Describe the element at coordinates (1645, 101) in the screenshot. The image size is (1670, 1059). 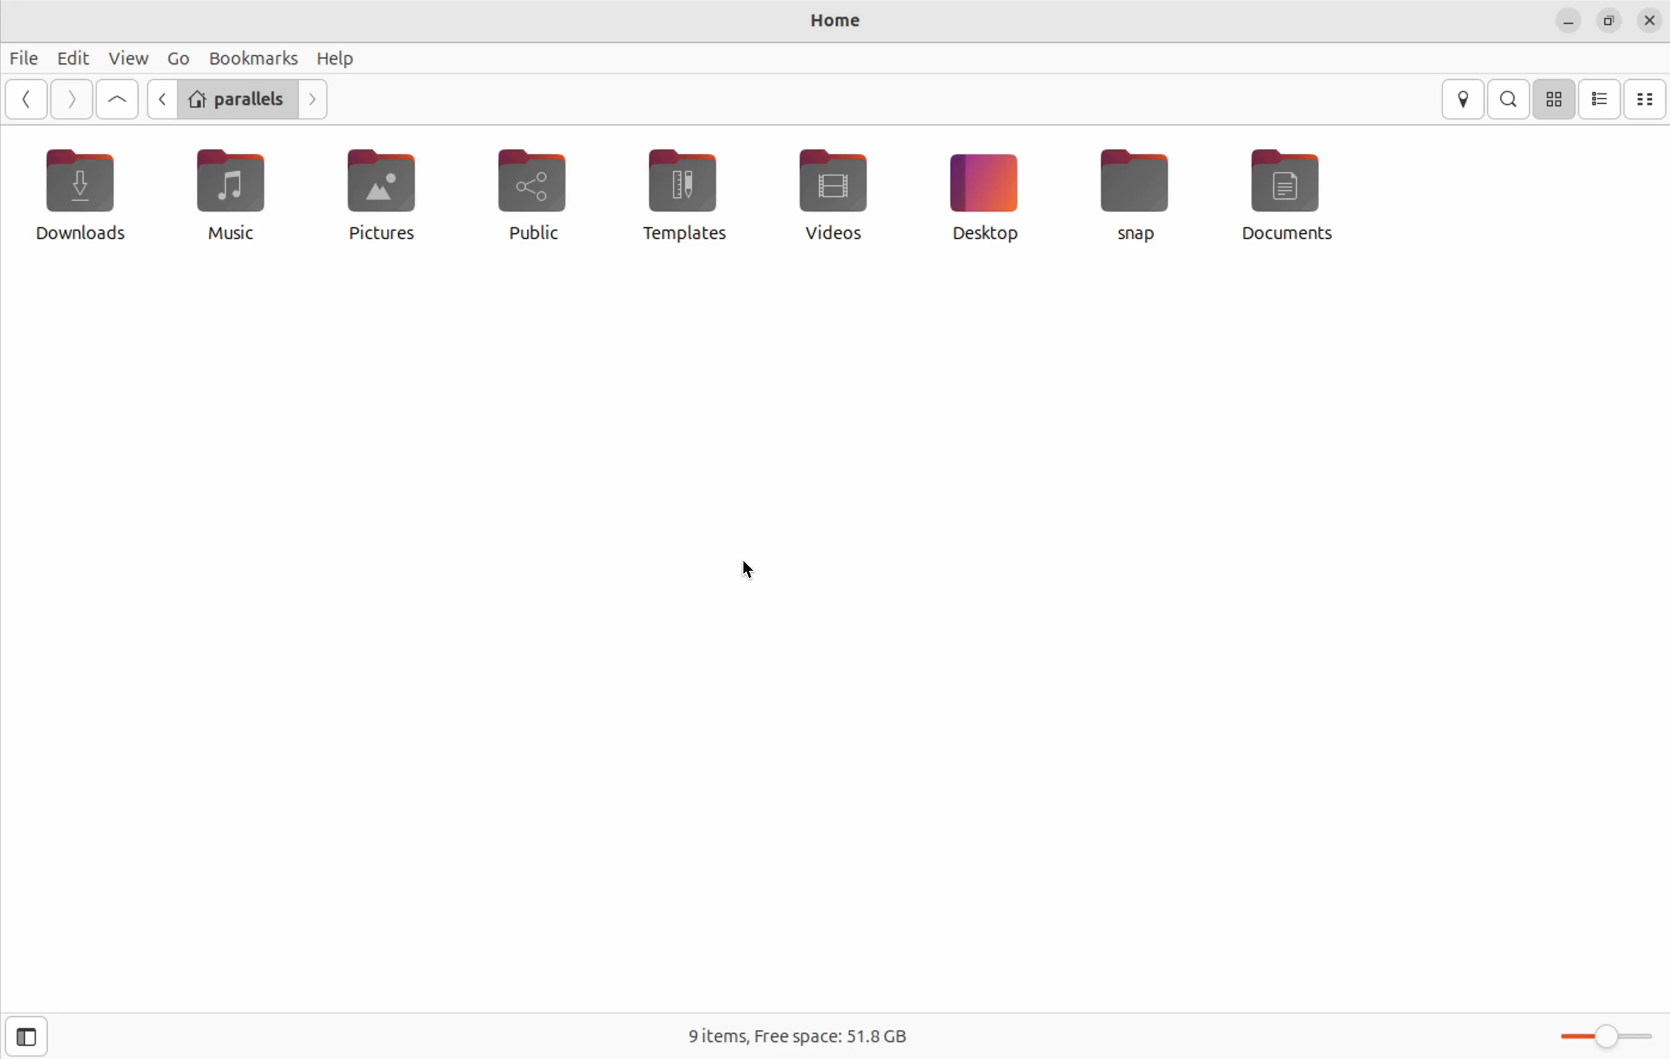
I see `compact view` at that location.